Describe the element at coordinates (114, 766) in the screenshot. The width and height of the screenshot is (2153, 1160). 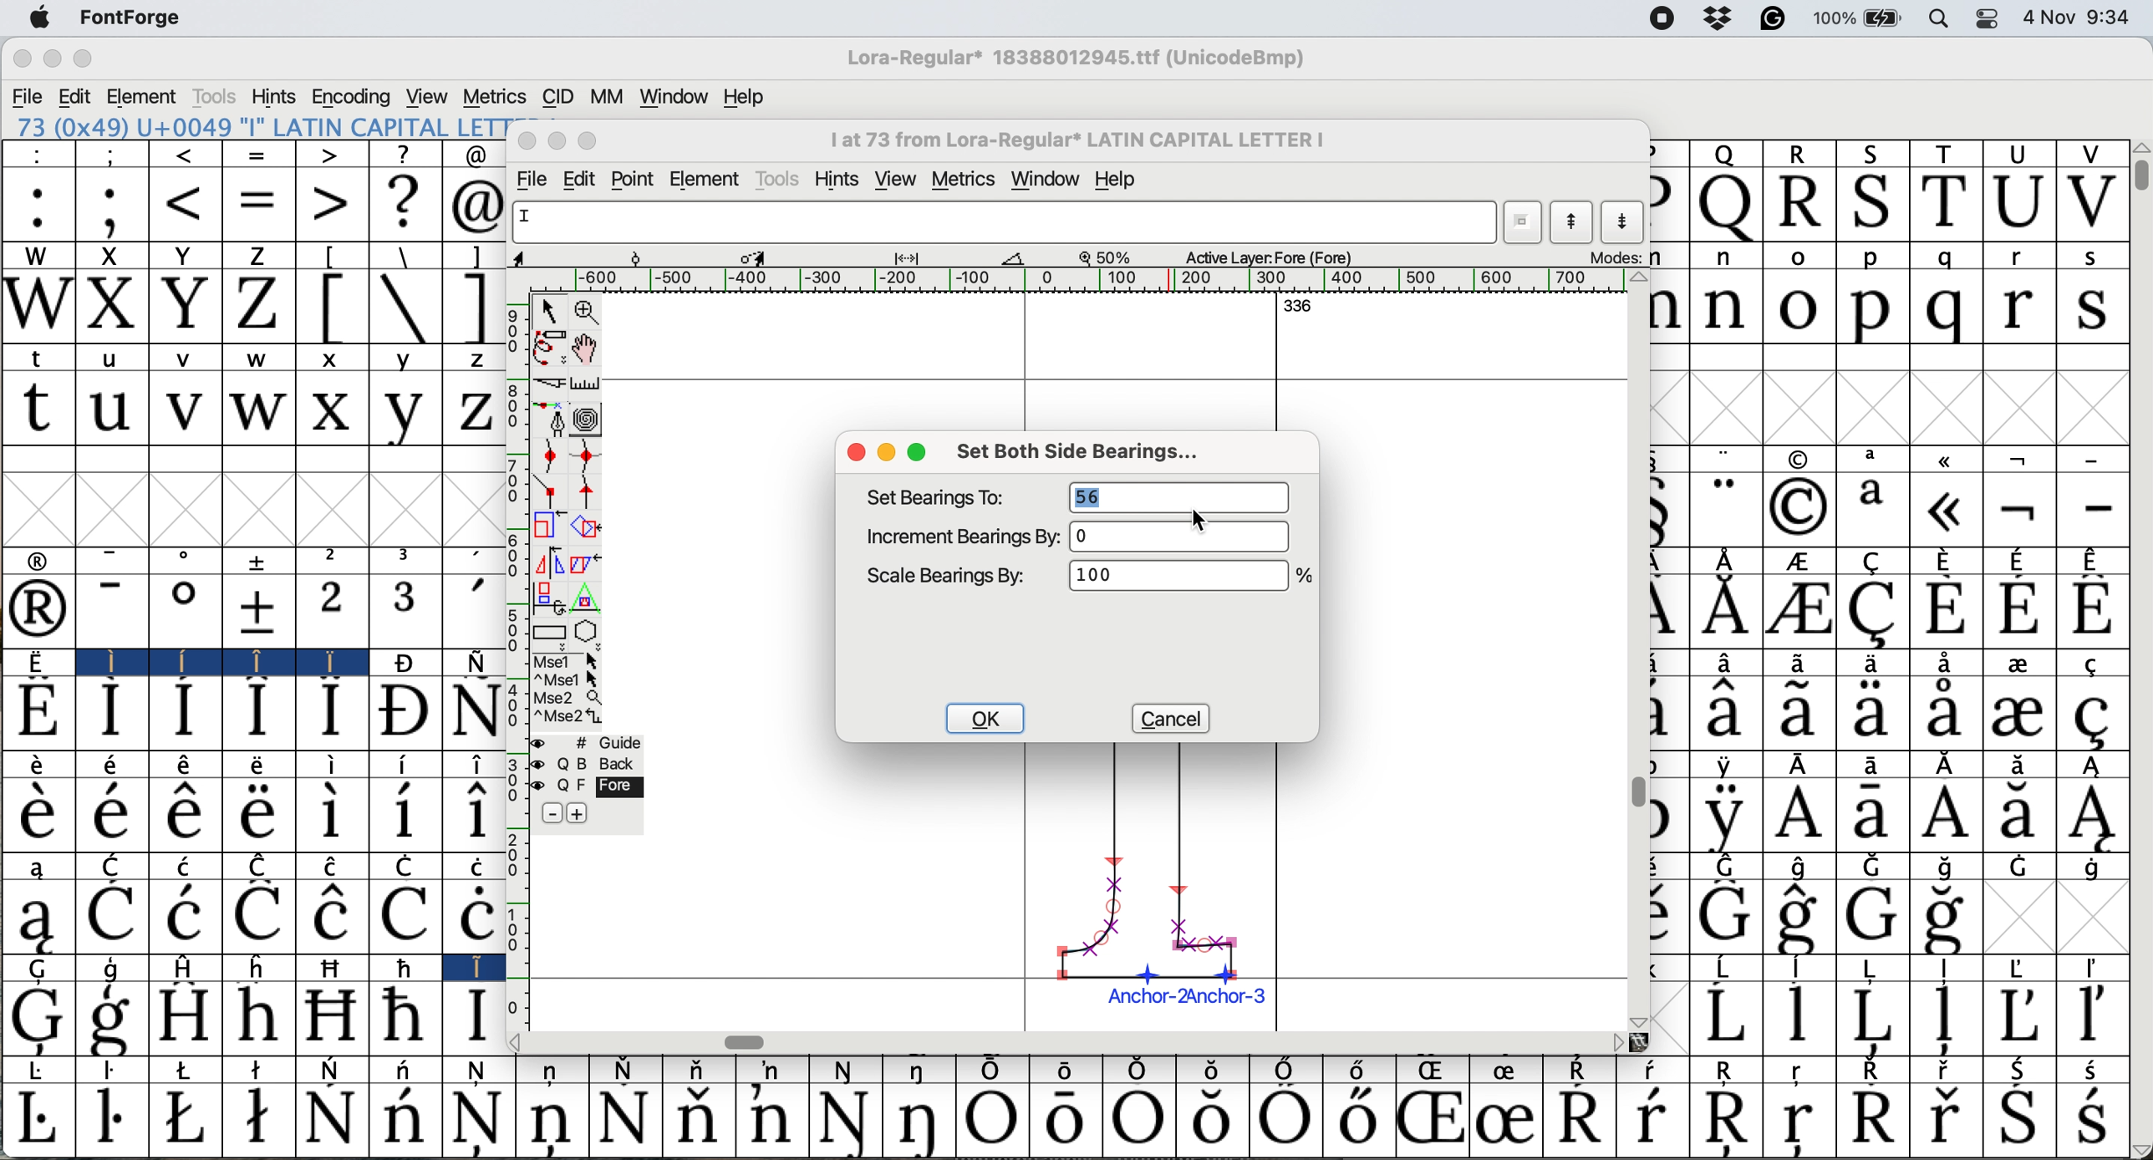
I see `Symbol` at that location.